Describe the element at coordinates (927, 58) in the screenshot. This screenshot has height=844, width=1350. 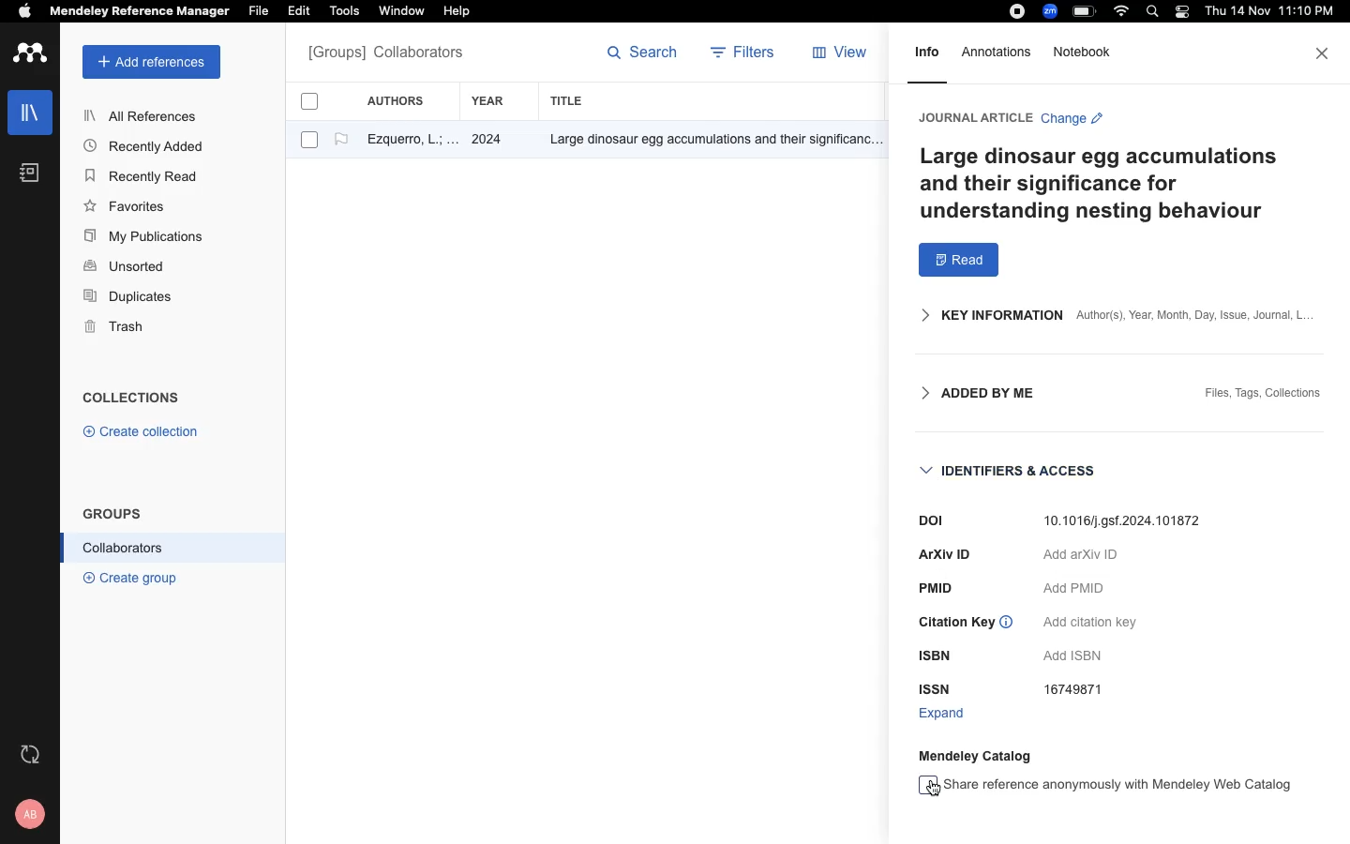
I see `info` at that location.